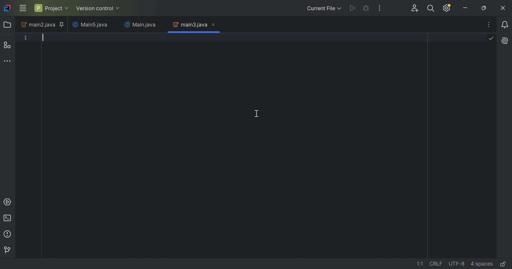 The height and width of the screenshot is (269, 512). Describe the element at coordinates (52, 8) in the screenshot. I see `Project` at that location.